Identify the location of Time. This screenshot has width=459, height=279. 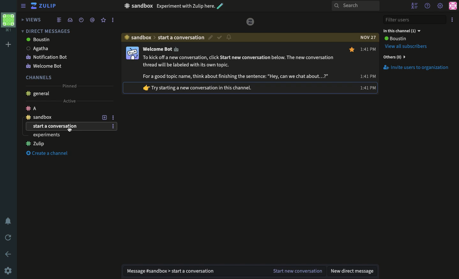
(369, 48).